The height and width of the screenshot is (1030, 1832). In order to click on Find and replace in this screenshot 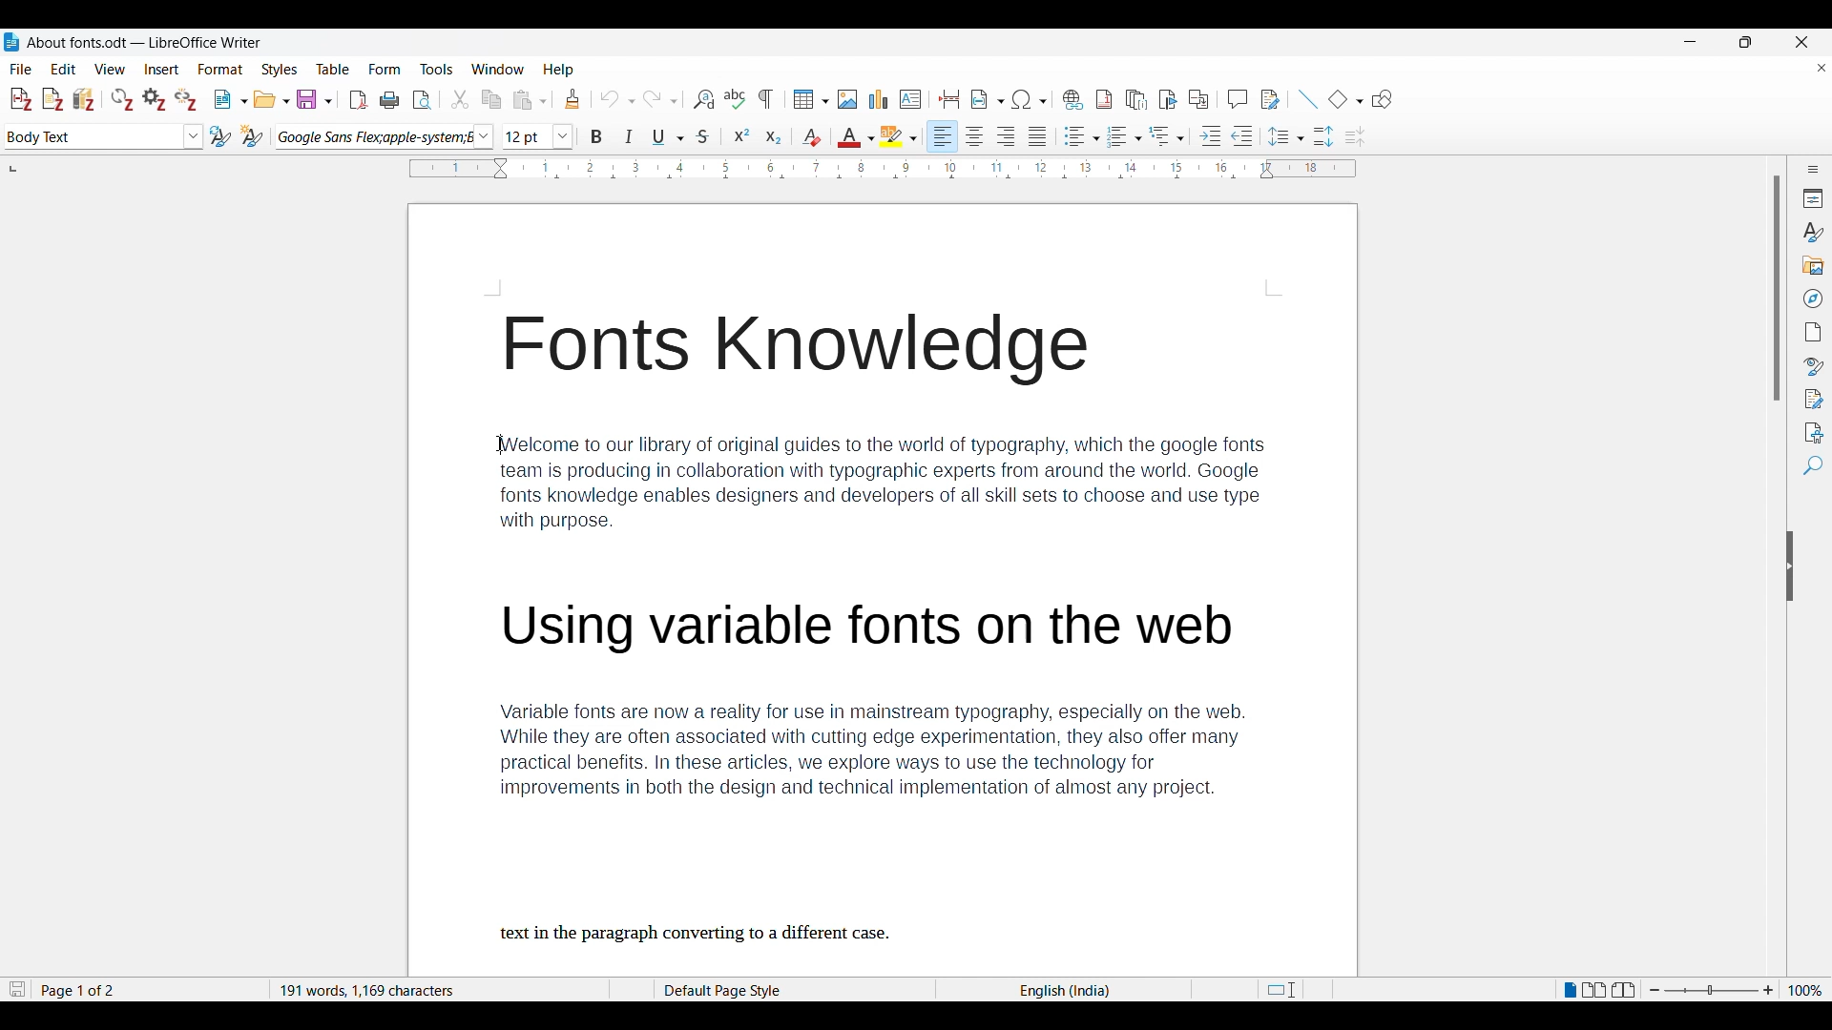, I will do `click(704, 100)`.